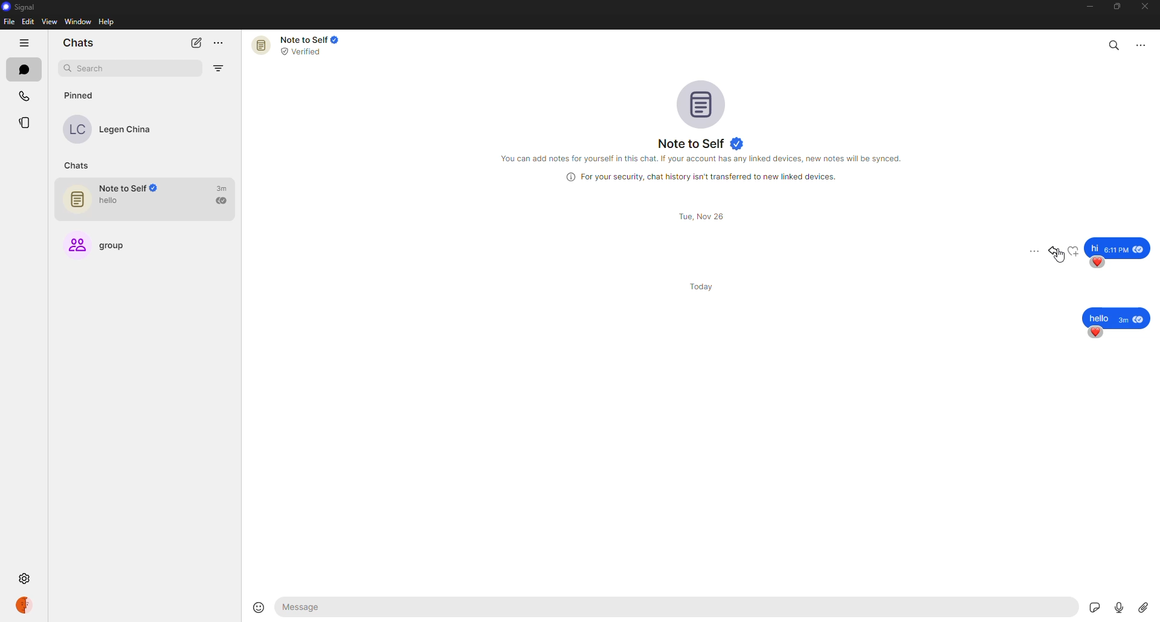 This screenshot has width=1160, height=622. I want to click on day, so click(701, 217).